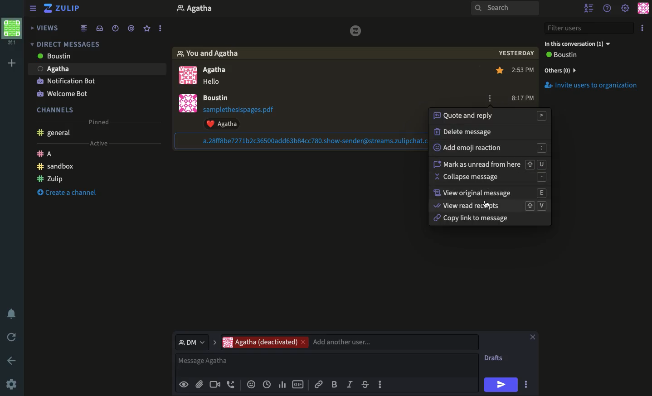 The image size is (652, 396). What do you see at coordinates (250, 385) in the screenshot?
I see `Reaction` at bounding box center [250, 385].